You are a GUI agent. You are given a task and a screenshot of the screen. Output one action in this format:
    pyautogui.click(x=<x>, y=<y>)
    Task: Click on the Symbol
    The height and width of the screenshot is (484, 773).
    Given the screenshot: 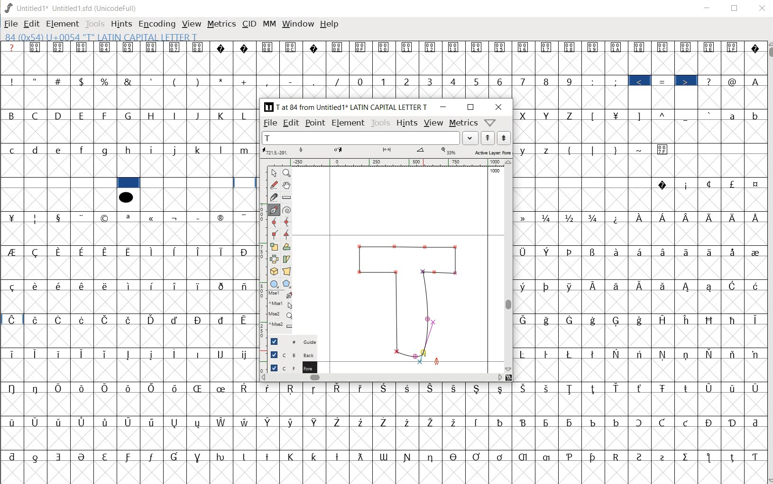 What is the action you would take?
    pyautogui.click(x=642, y=320)
    